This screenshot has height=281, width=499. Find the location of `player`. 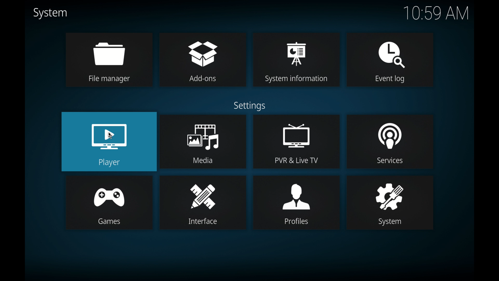

player is located at coordinates (109, 142).